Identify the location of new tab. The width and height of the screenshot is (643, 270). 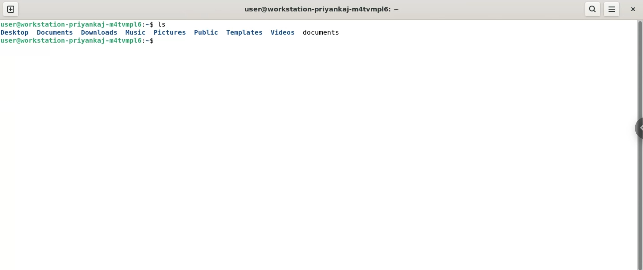
(11, 9).